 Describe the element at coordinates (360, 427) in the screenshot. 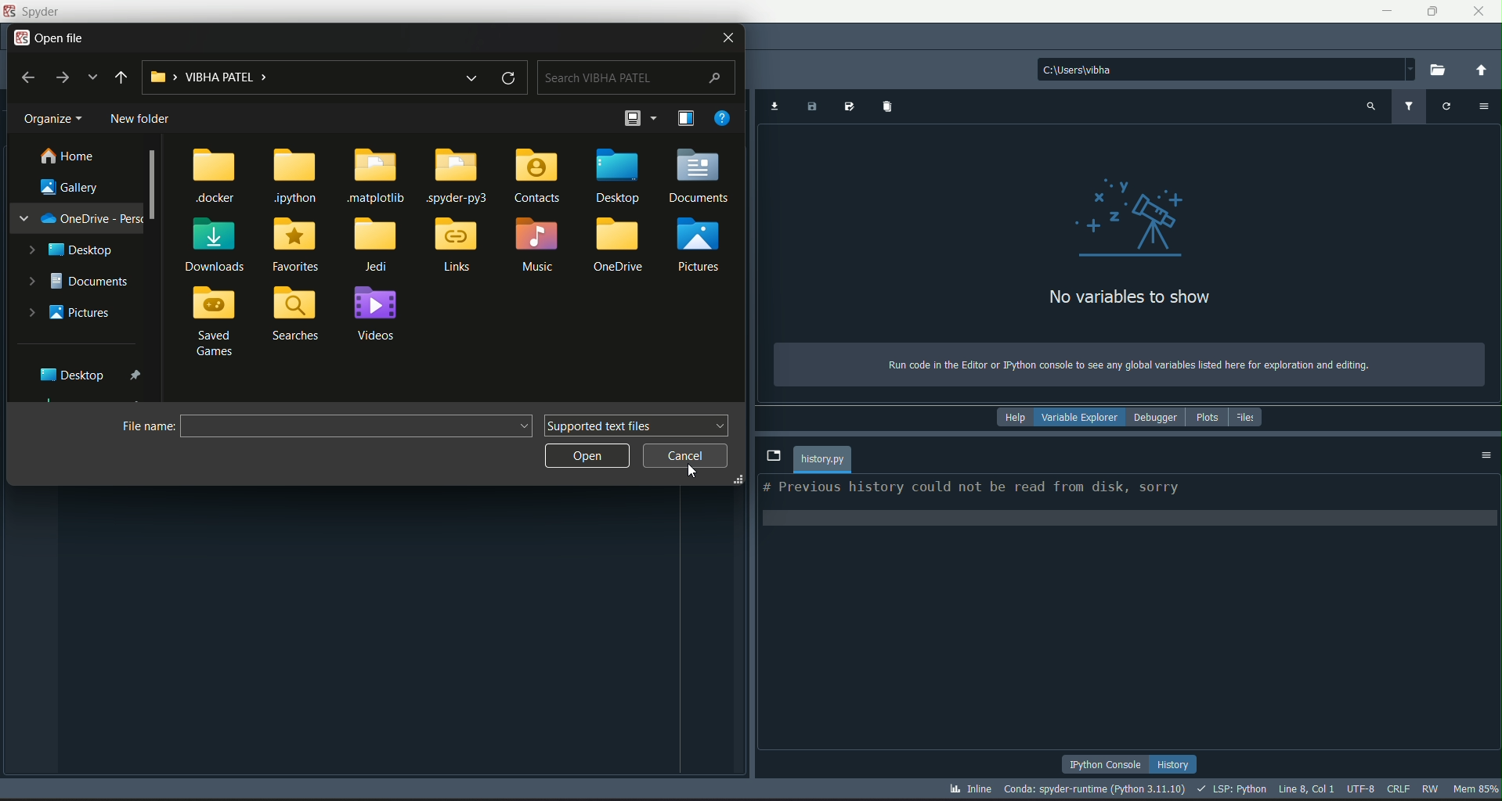

I see `file path` at that location.